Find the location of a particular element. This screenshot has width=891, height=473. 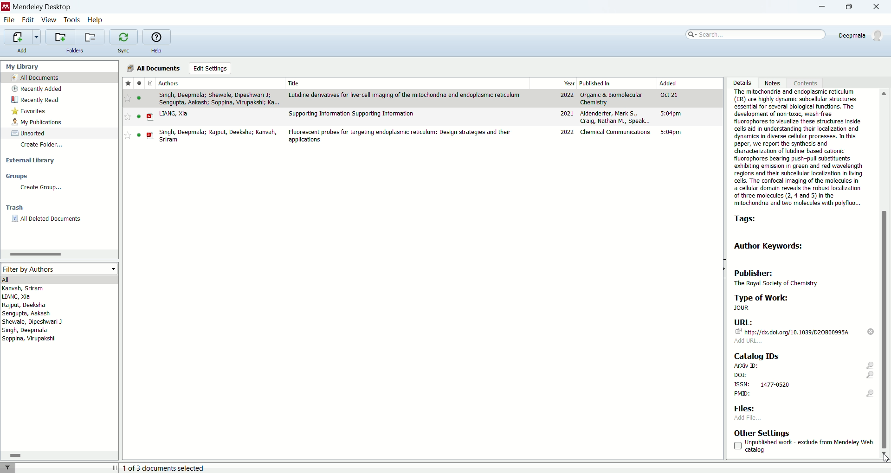

maximize is located at coordinates (852, 6).